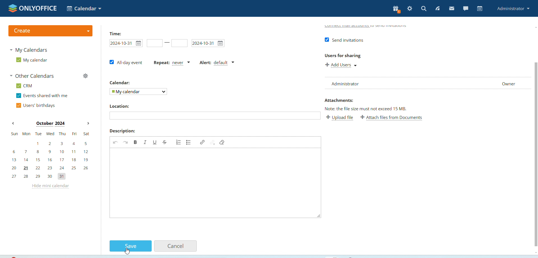 The image size is (538, 258). I want to click on create, so click(50, 31).